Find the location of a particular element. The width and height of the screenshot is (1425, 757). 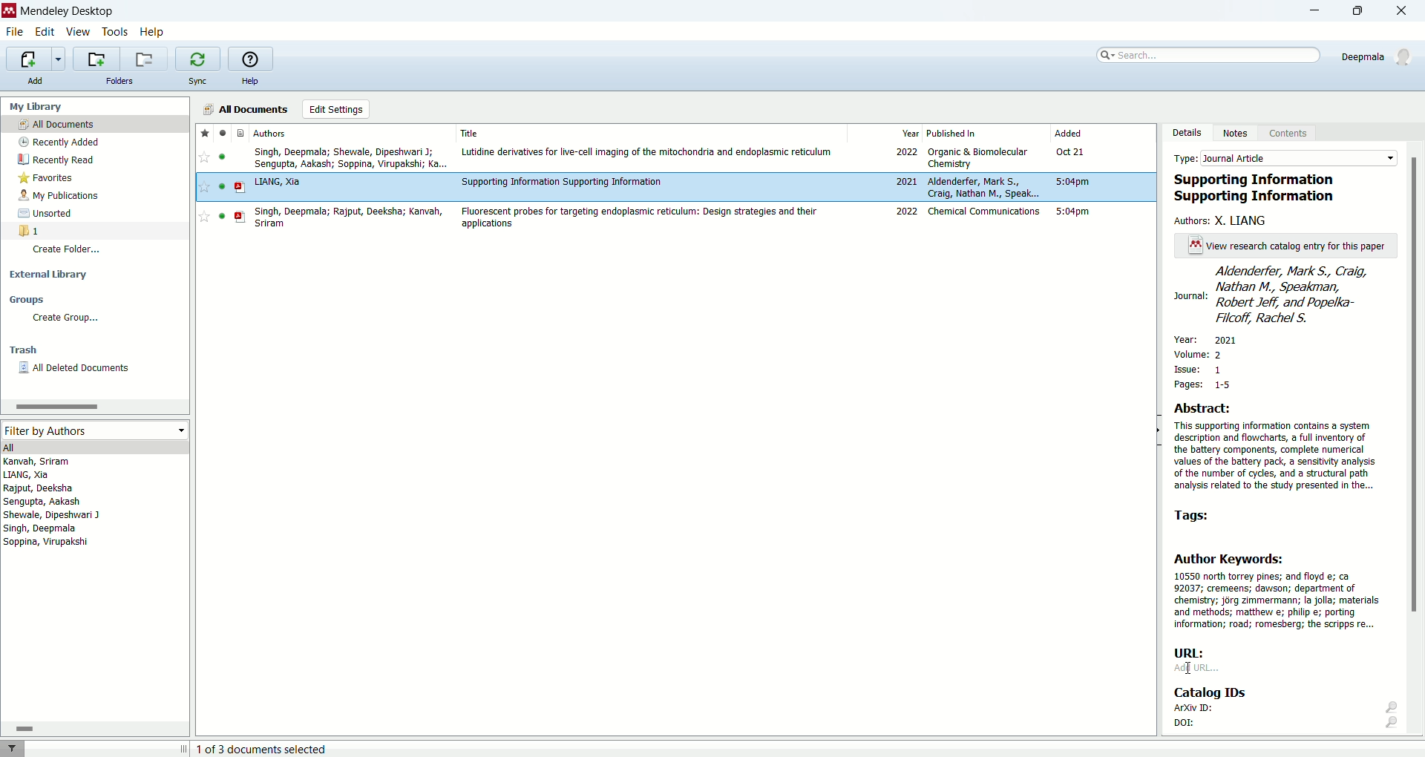

Supporting Information Supporting Information is located at coordinates (563, 181).